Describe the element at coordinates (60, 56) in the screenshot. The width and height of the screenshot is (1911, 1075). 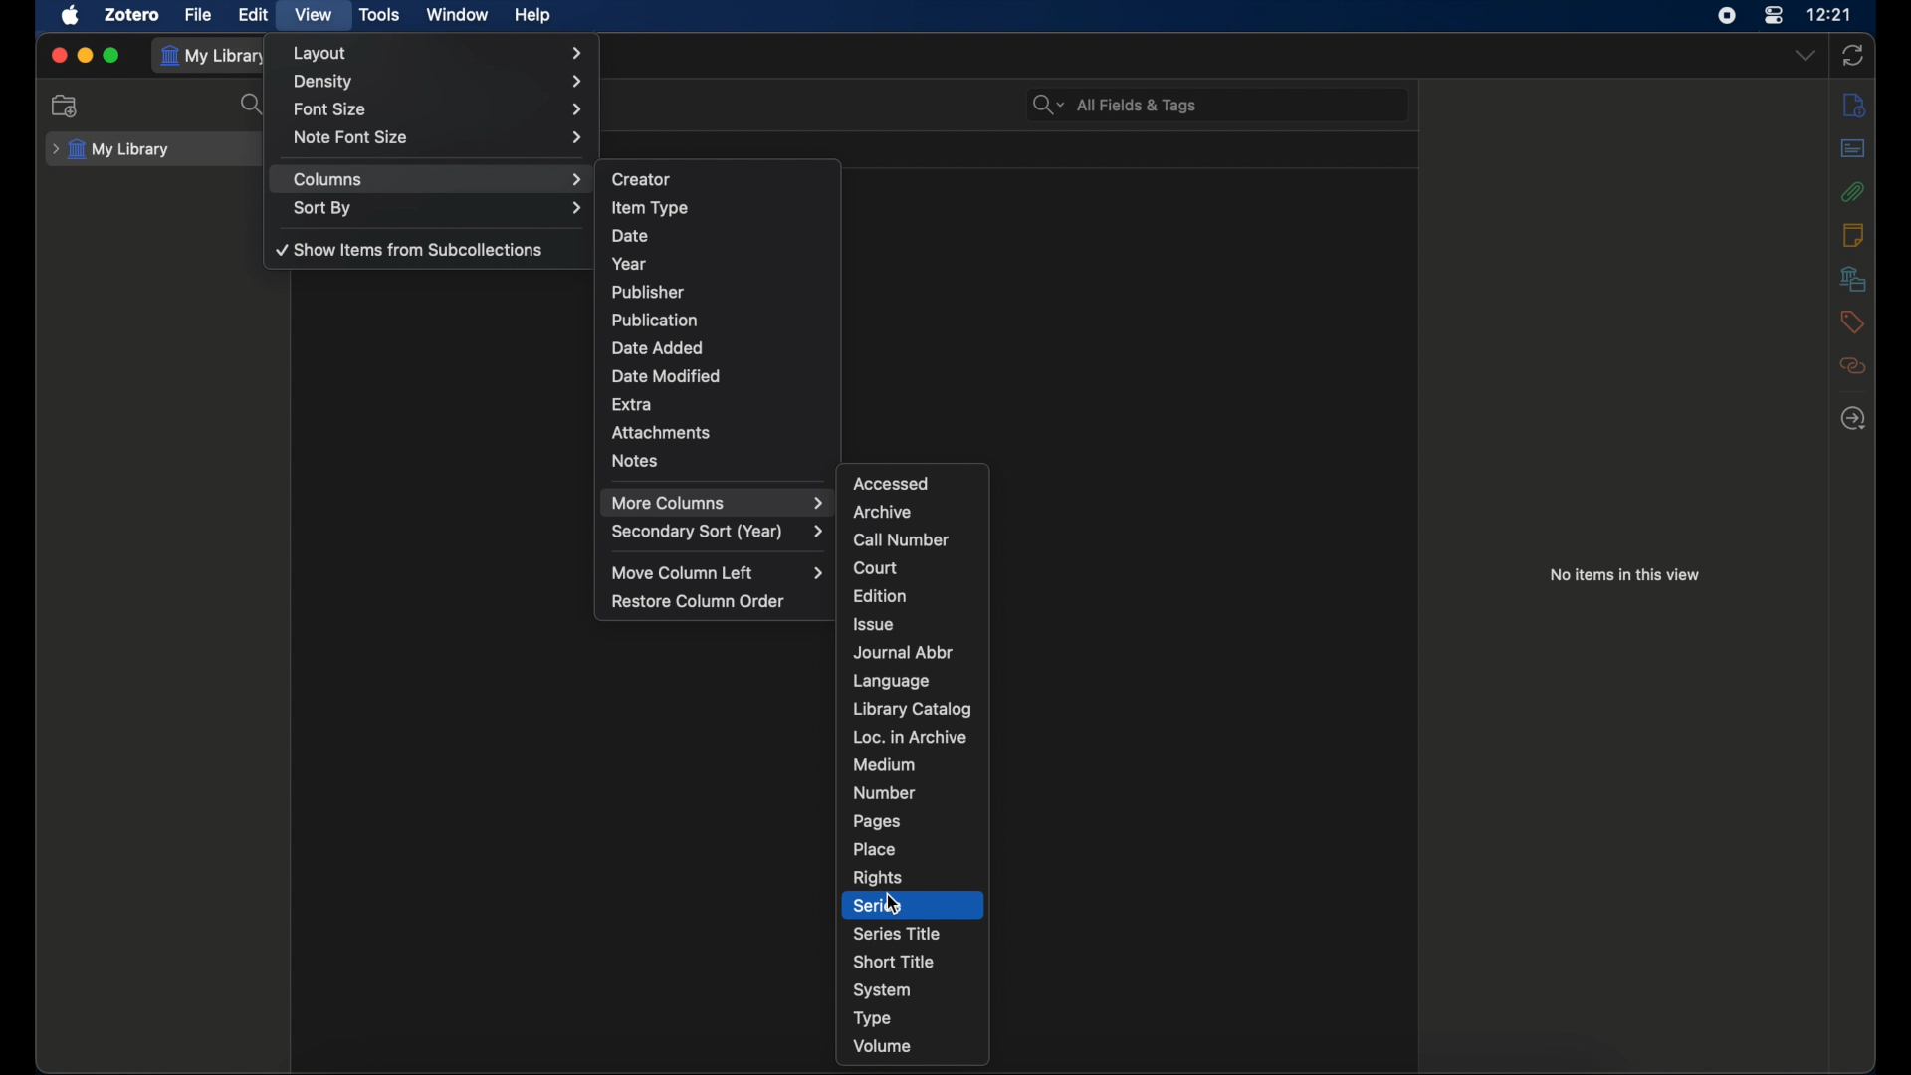
I see `close` at that location.